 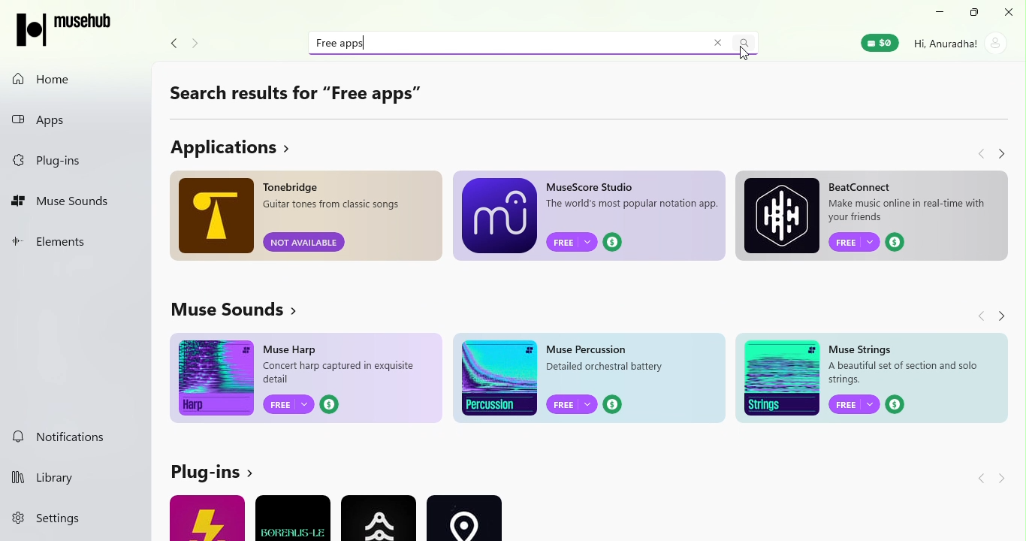 I want to click on MuseHub, so click(x=70, y=29).